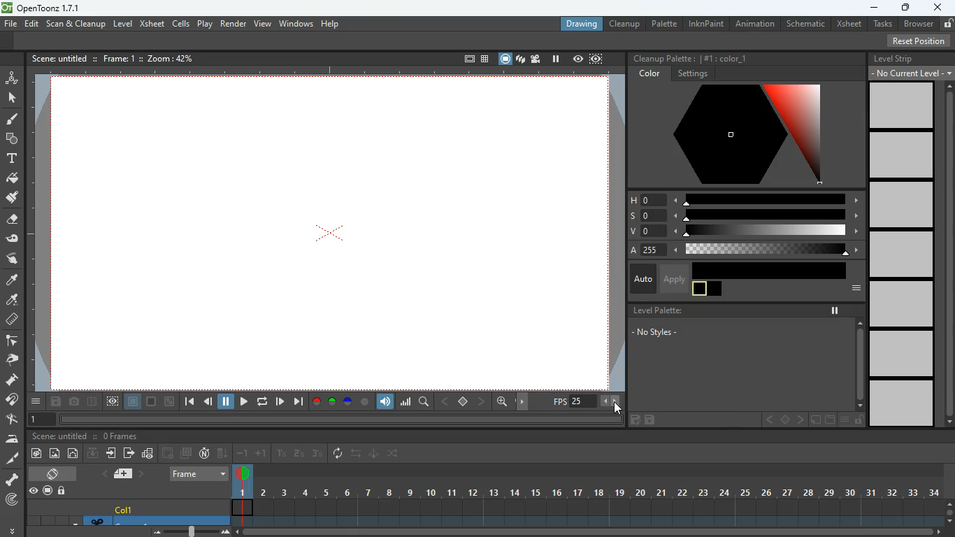 Image resolution: width=955 pixels, height=537 pixels. I want to click on graph, so click(408, 403).